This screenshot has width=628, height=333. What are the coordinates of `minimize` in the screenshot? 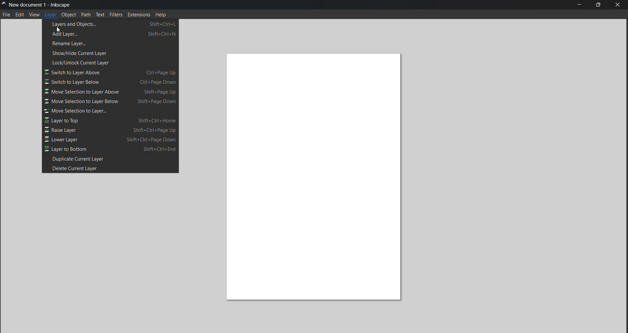 It's located at (579, 4).